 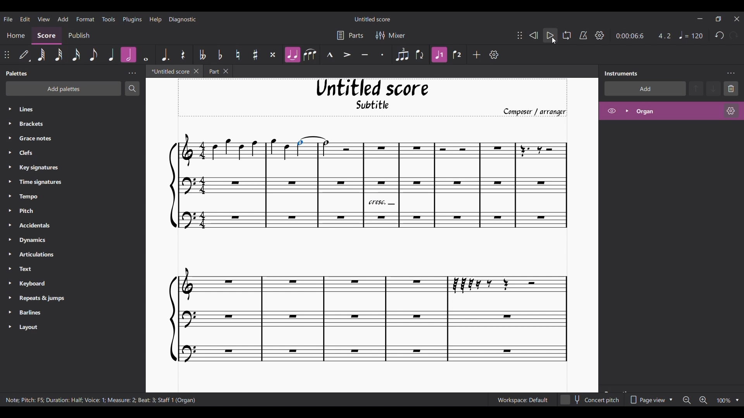 I want to click on List of Palettes, so click(x=80, y=219).